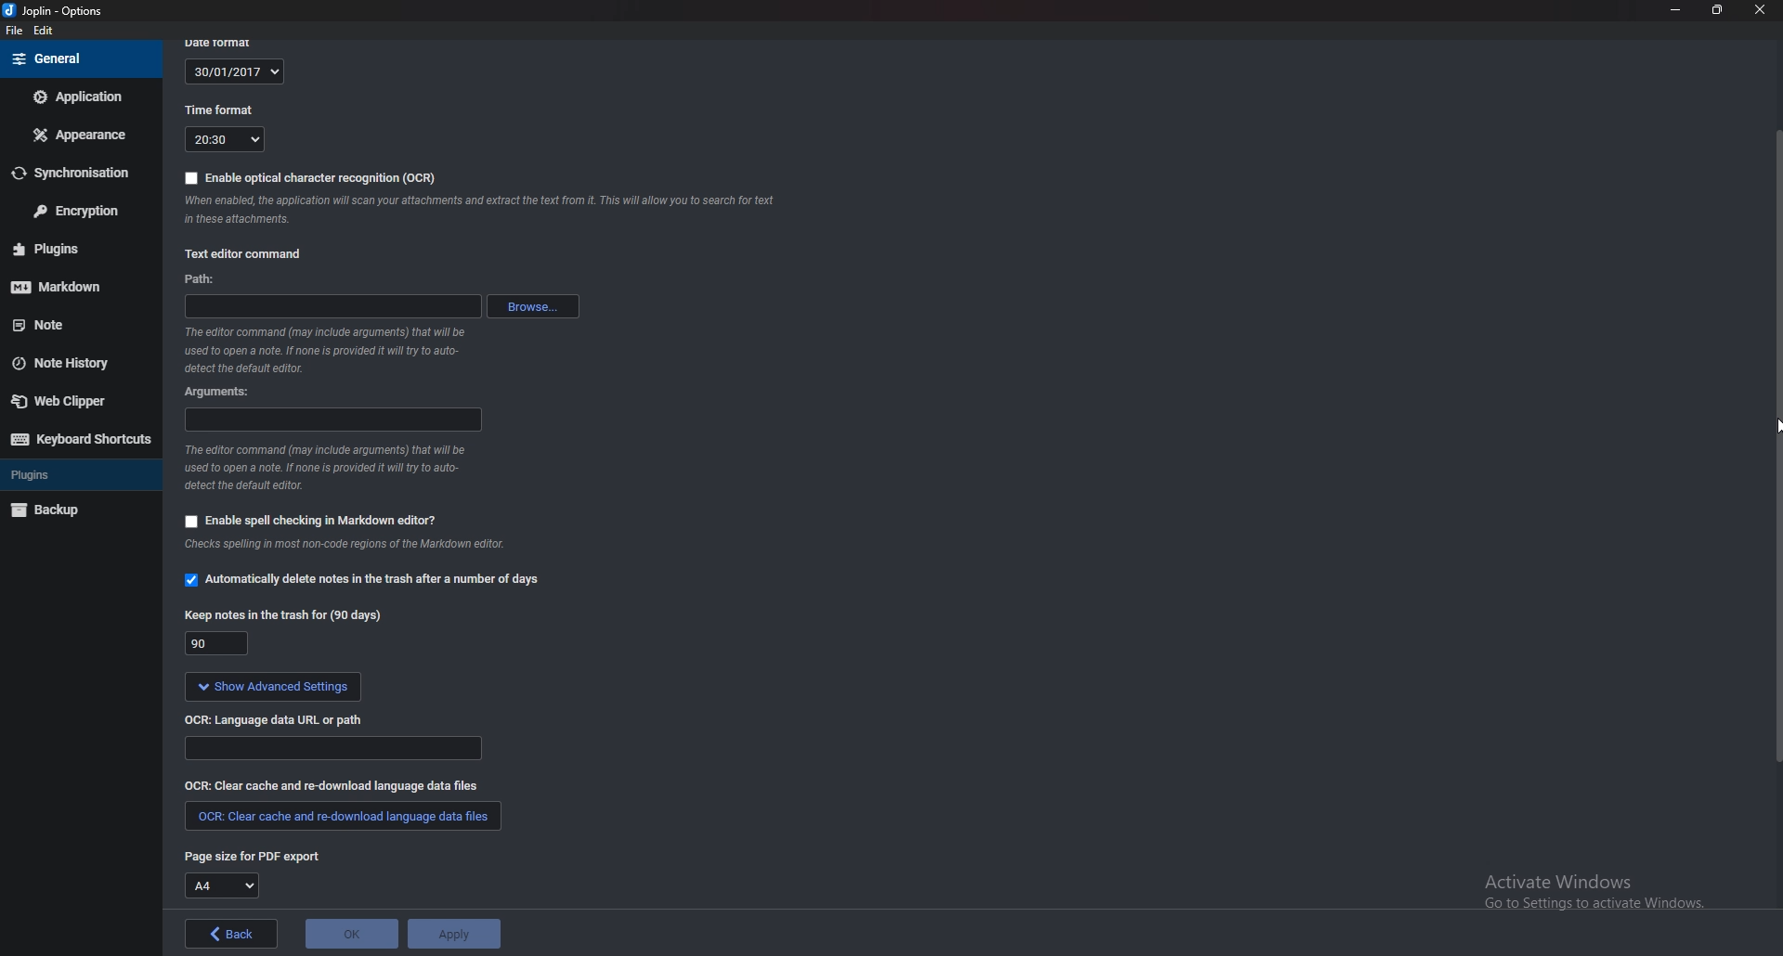 The width and height of the screenshot is (1783, 956). What do you see at coordinates (221, 108) in the screenshot?
I see `Time format` at bounding box center [221, 108].